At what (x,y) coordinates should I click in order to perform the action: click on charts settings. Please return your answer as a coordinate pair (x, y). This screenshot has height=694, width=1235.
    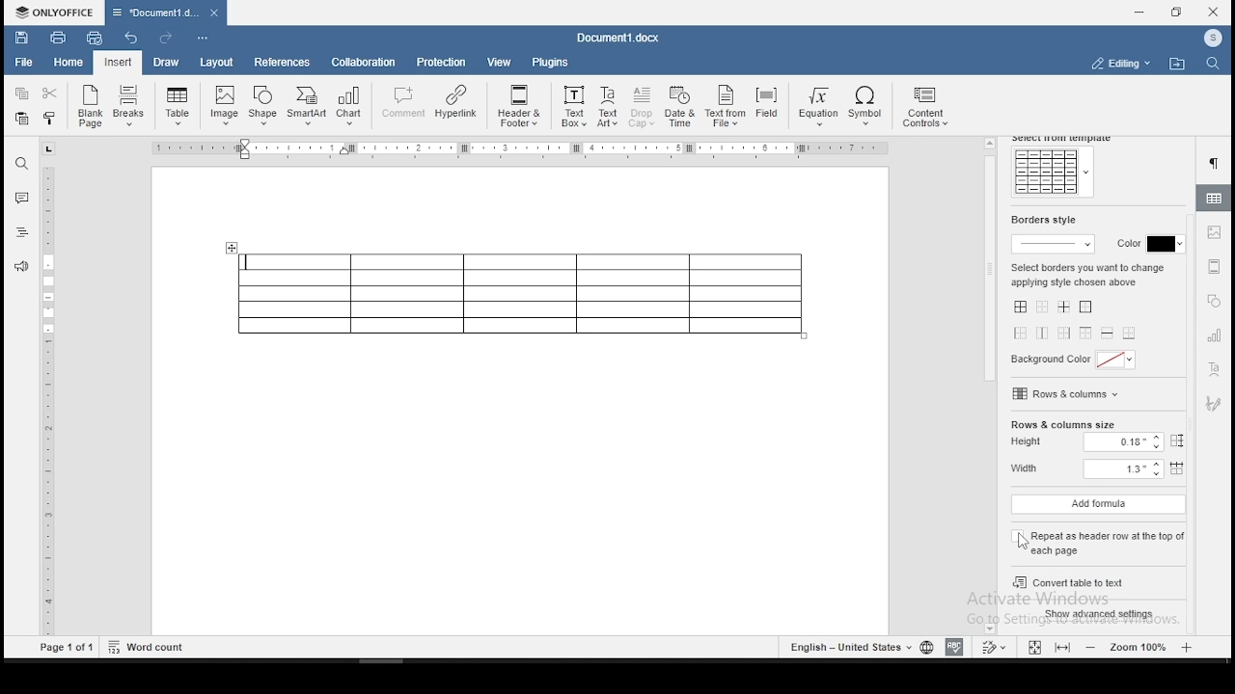
    Looking at the image, I should click on (1216, 335).